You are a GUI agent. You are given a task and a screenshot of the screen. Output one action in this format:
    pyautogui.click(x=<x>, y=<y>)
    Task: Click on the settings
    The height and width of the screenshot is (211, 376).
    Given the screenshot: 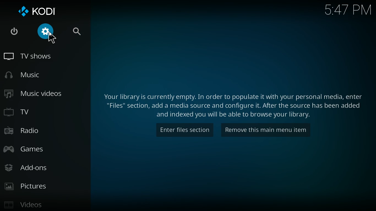 What is the action you would take?
    pyautogui.click(x=47, y=32)
    